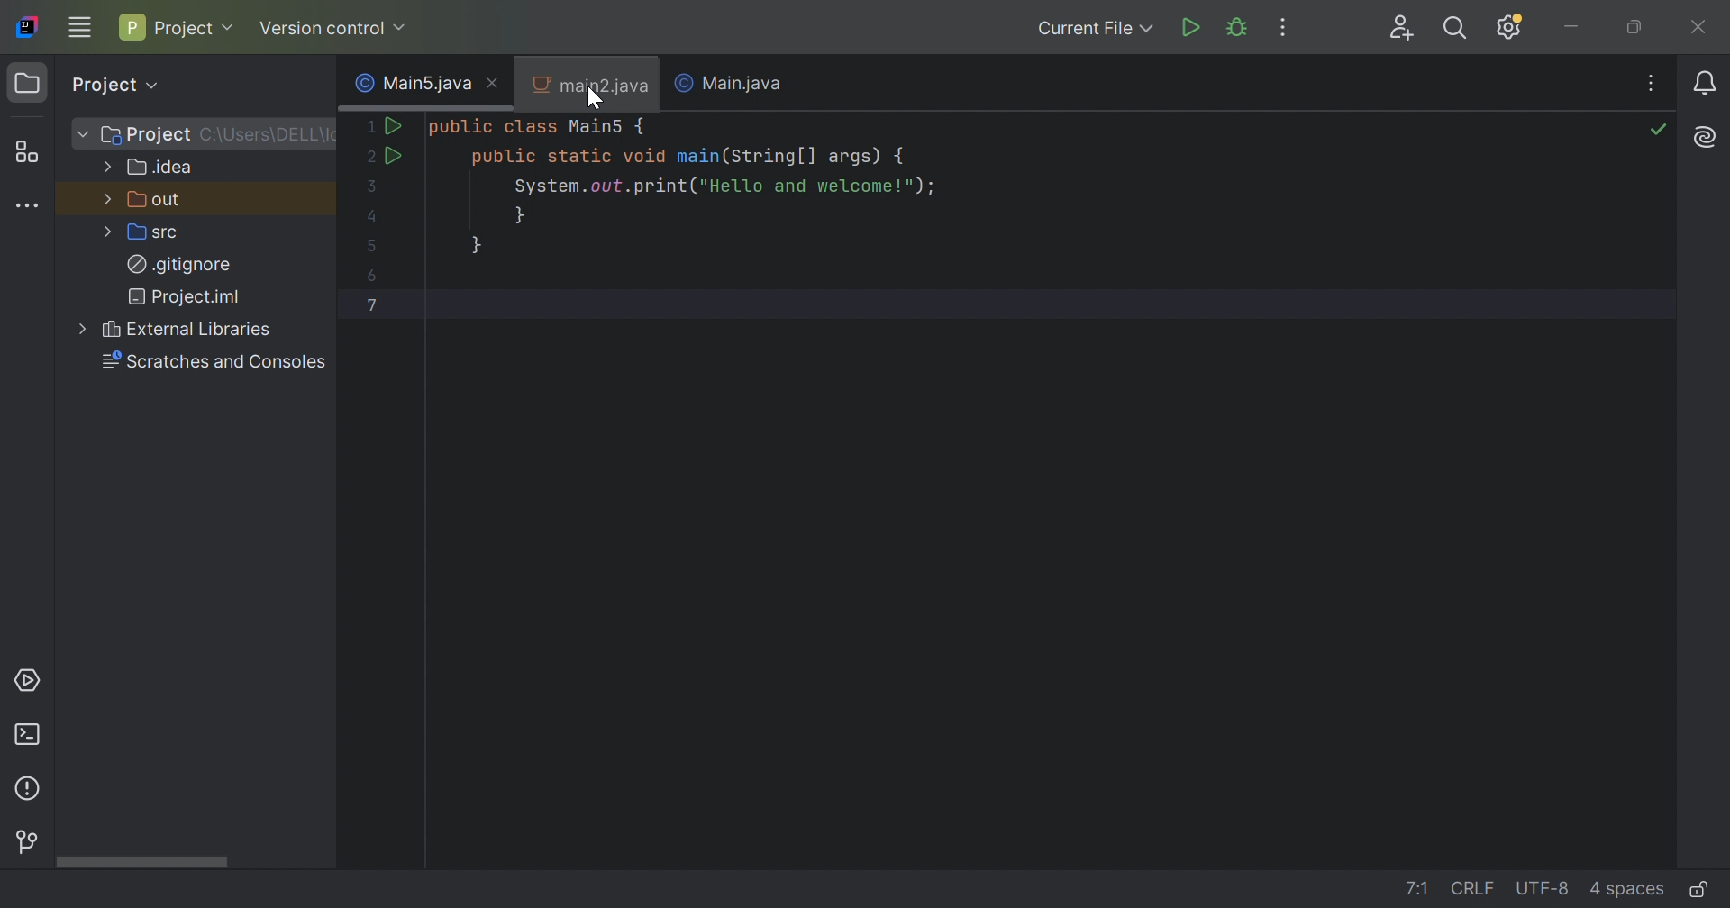  I want to click on Project, so click(146, 135).